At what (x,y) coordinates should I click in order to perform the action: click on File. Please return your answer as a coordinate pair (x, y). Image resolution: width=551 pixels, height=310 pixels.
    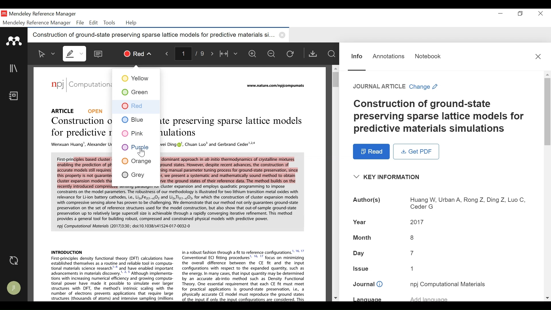
    Looking at the image, I should click on (80, 23).